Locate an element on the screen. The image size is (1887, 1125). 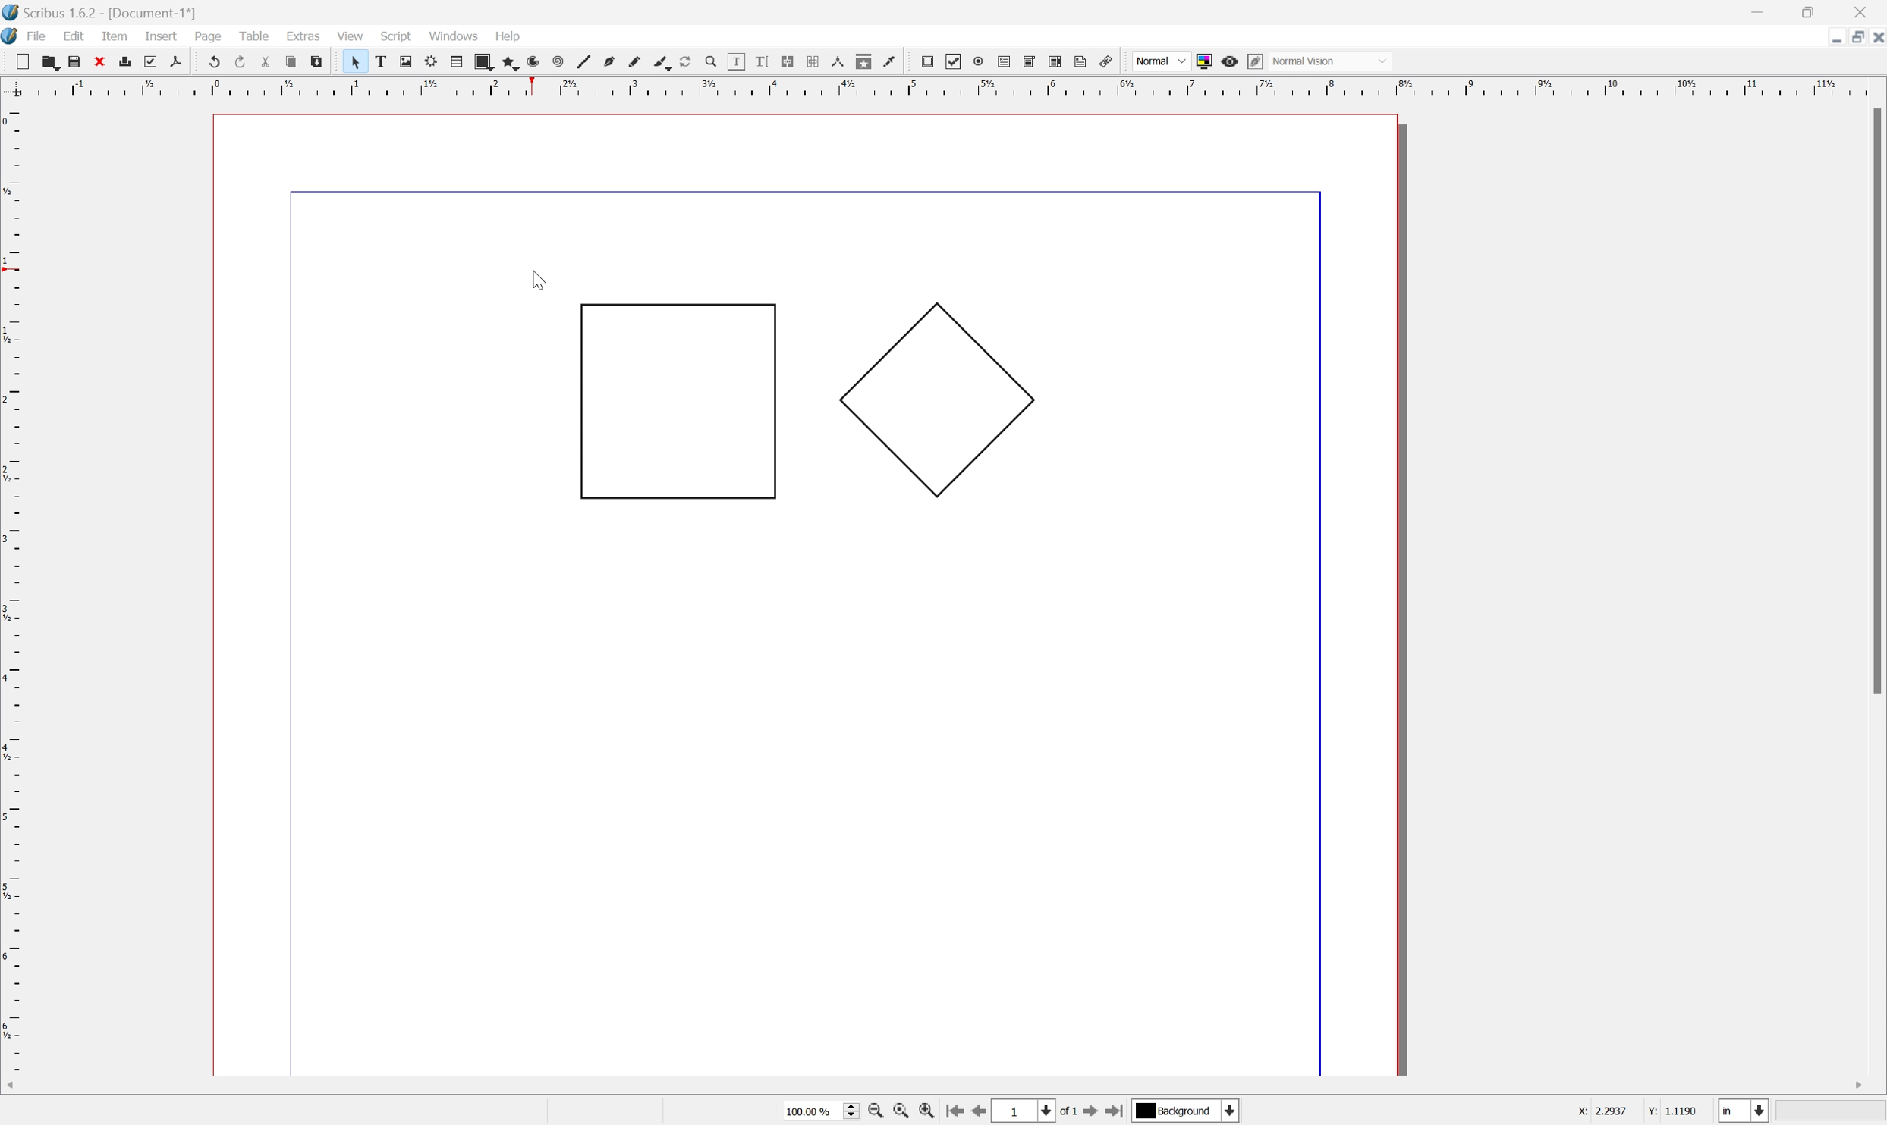
Coordinated is located at coordinates (1632, 1111).